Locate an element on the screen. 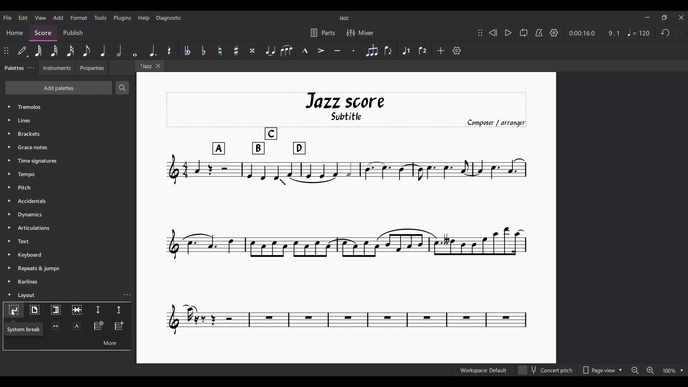 This screenshot has width=688, height=387. Play is located at coordinates (508, 33).